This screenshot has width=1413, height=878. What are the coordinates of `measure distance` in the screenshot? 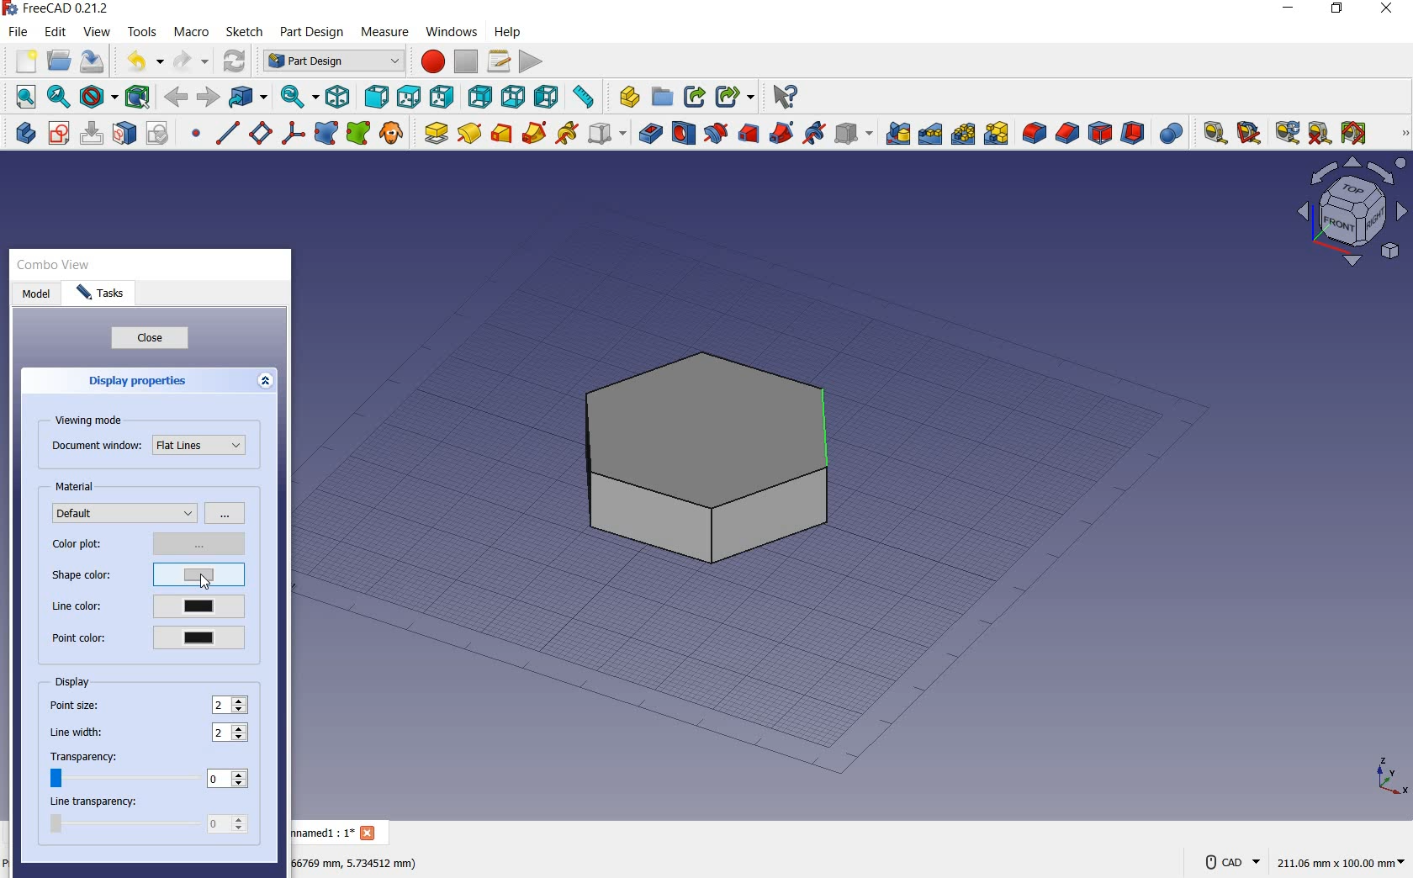 It's located at (586, 98).